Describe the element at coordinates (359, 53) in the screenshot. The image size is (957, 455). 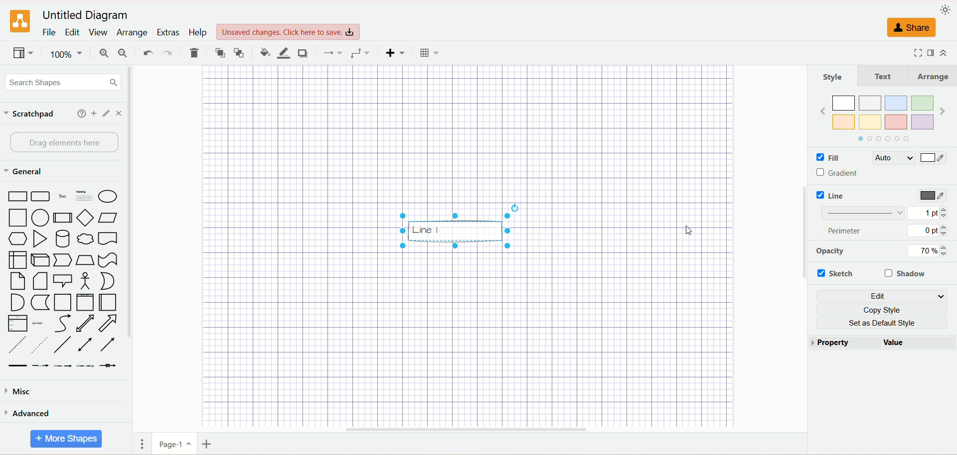
I see `waypoint` at that location.